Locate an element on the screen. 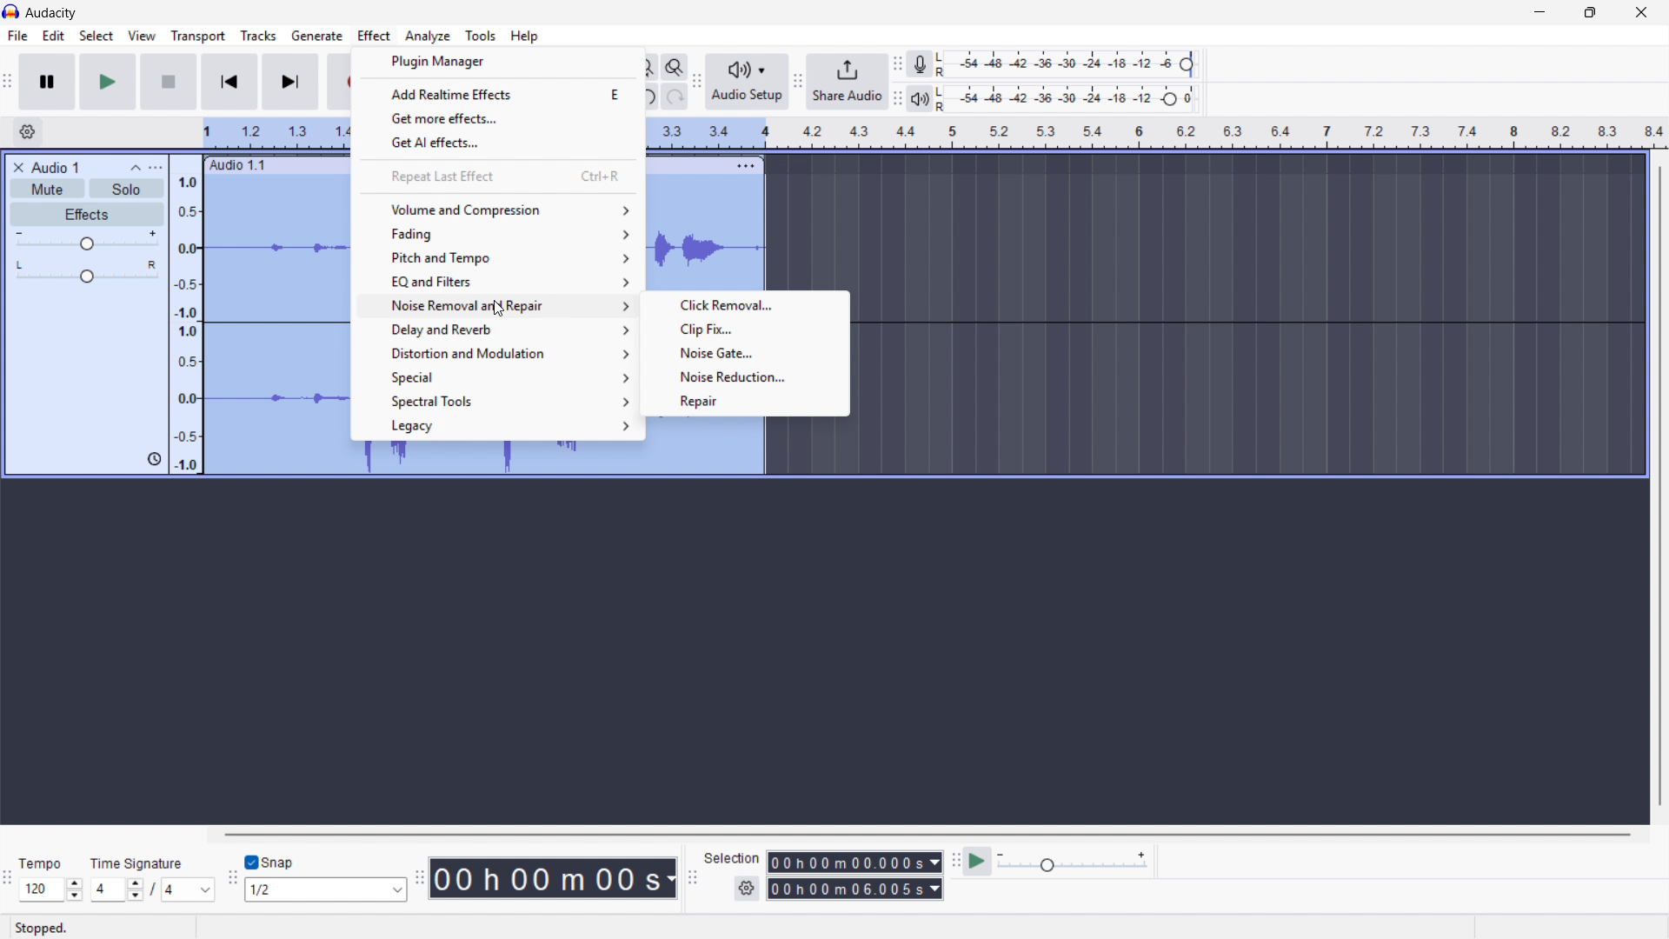 This screenshot has width=1669, height=939. Skip to start  is located at coordinates (229, 82).